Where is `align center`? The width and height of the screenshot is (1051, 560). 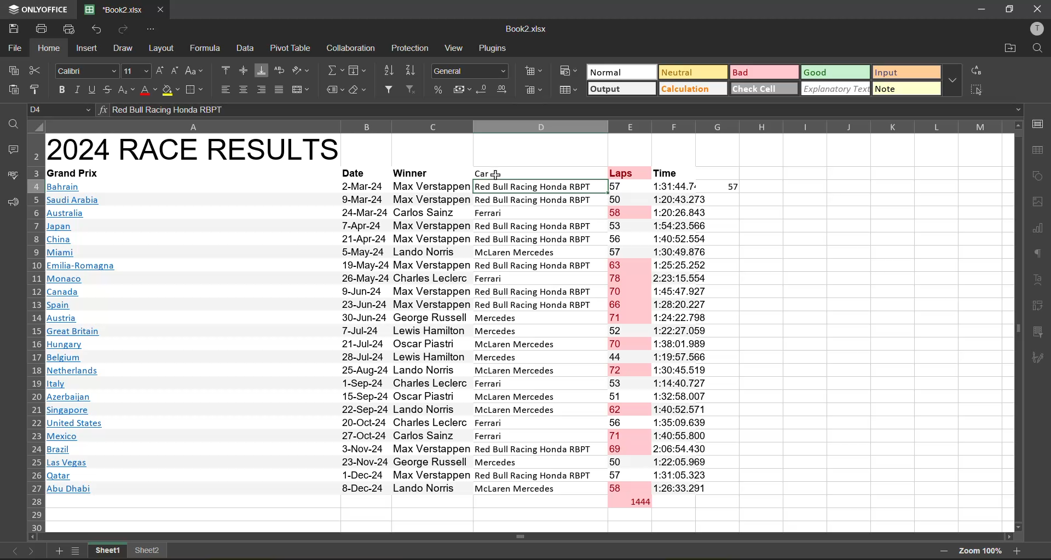 align center is located at coordinates (244, 89).